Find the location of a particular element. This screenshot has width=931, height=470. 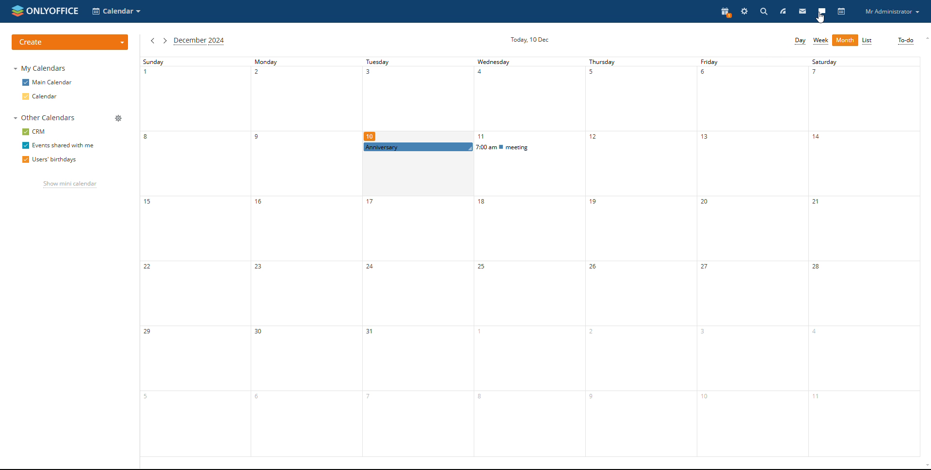

logo is located at coordinates (44, 11).